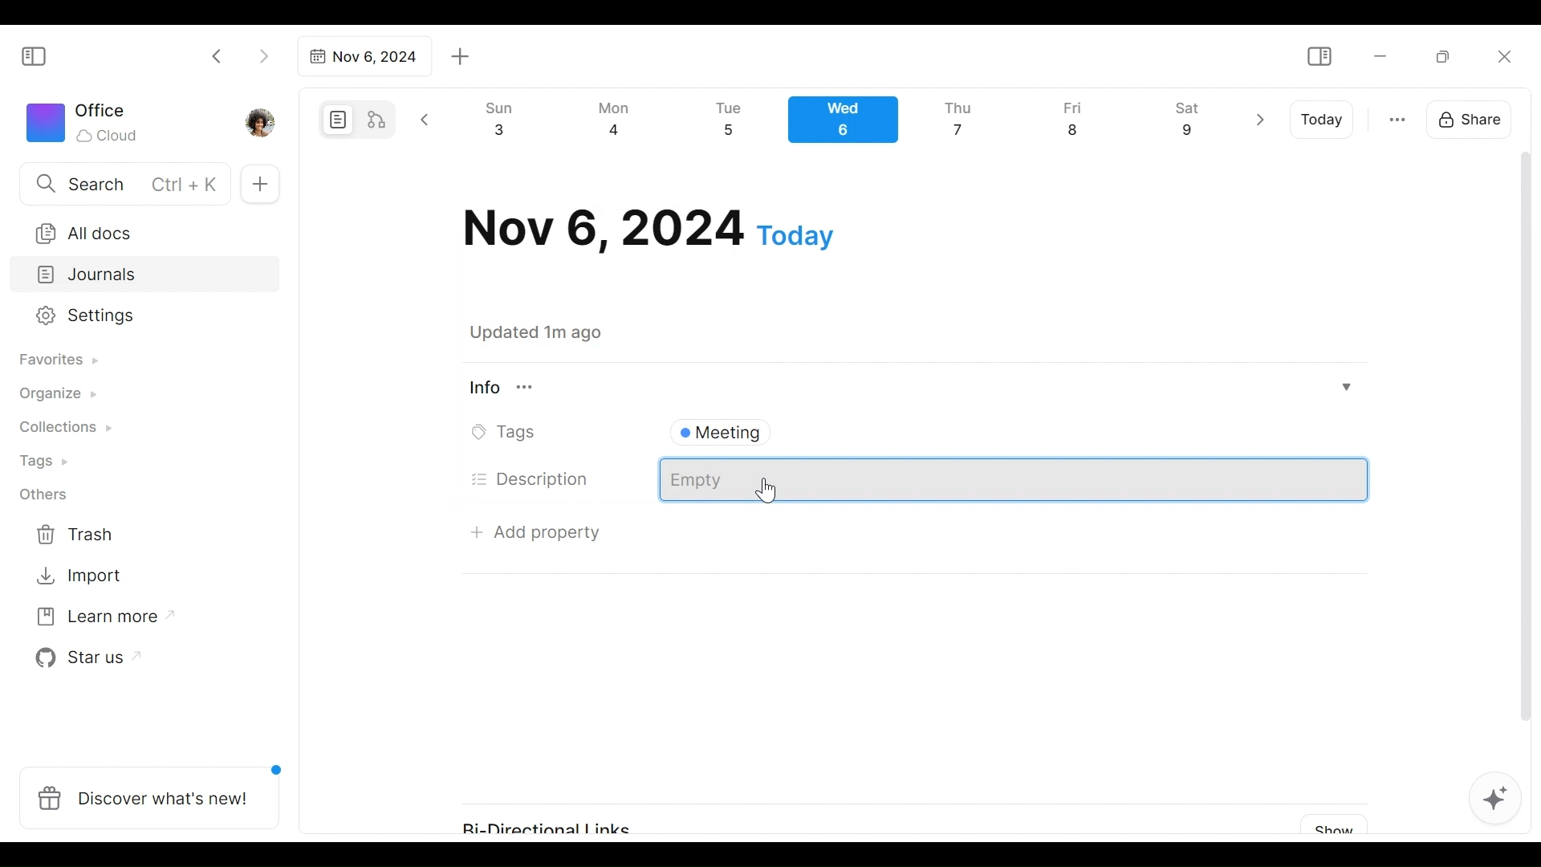  Describe the element at coordinates (262, 119) in the screenshot. I see `Profile photo` at that location.